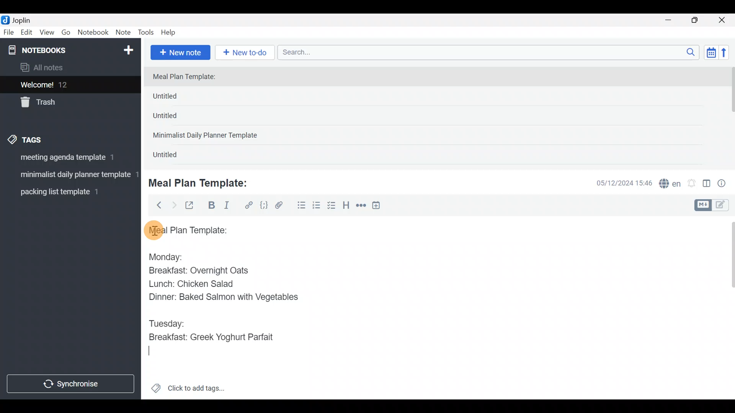 This screenshot has width=735, height=413. What do you see at coordinates (72, 384) in the screenshot?
I see `Synchronize` at bounding box center [72, 384].